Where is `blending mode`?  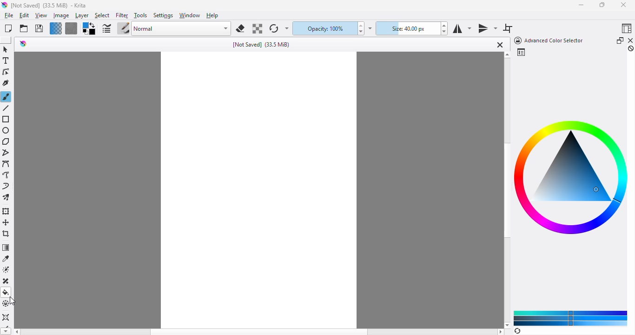
blending mode is located at coordinates (182, 29).